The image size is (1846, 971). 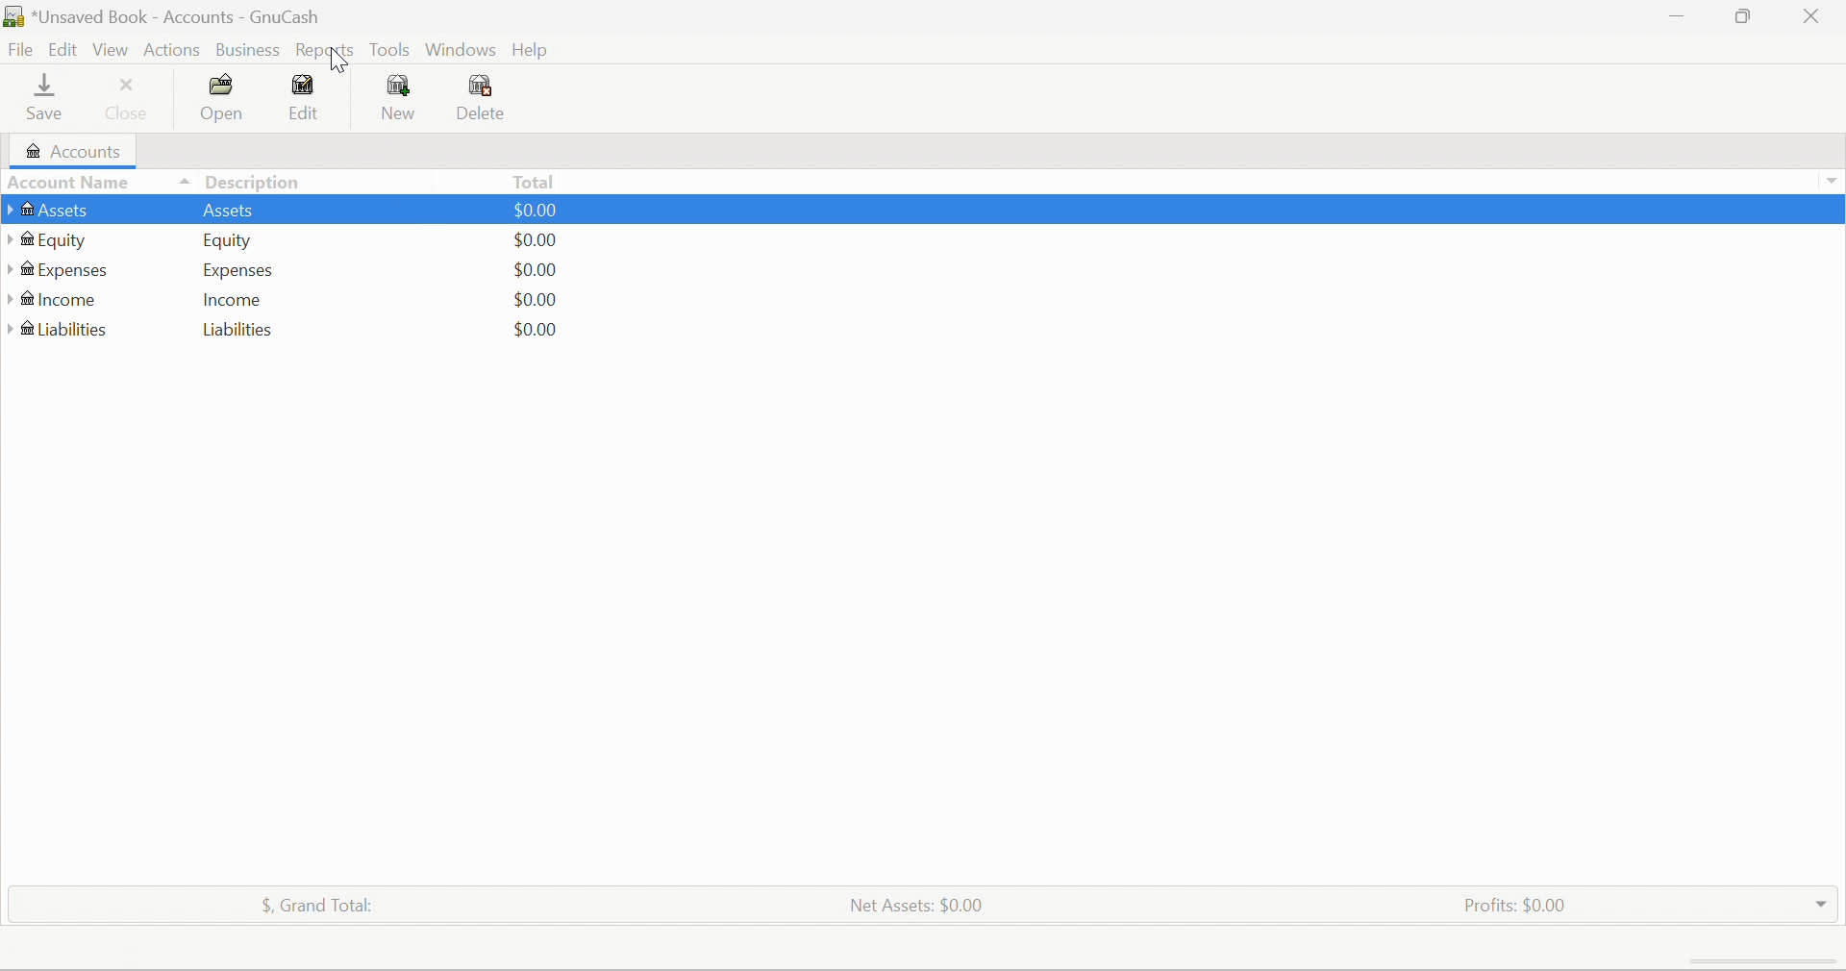 I want to click on $0.00, so click(x=534, y=271).